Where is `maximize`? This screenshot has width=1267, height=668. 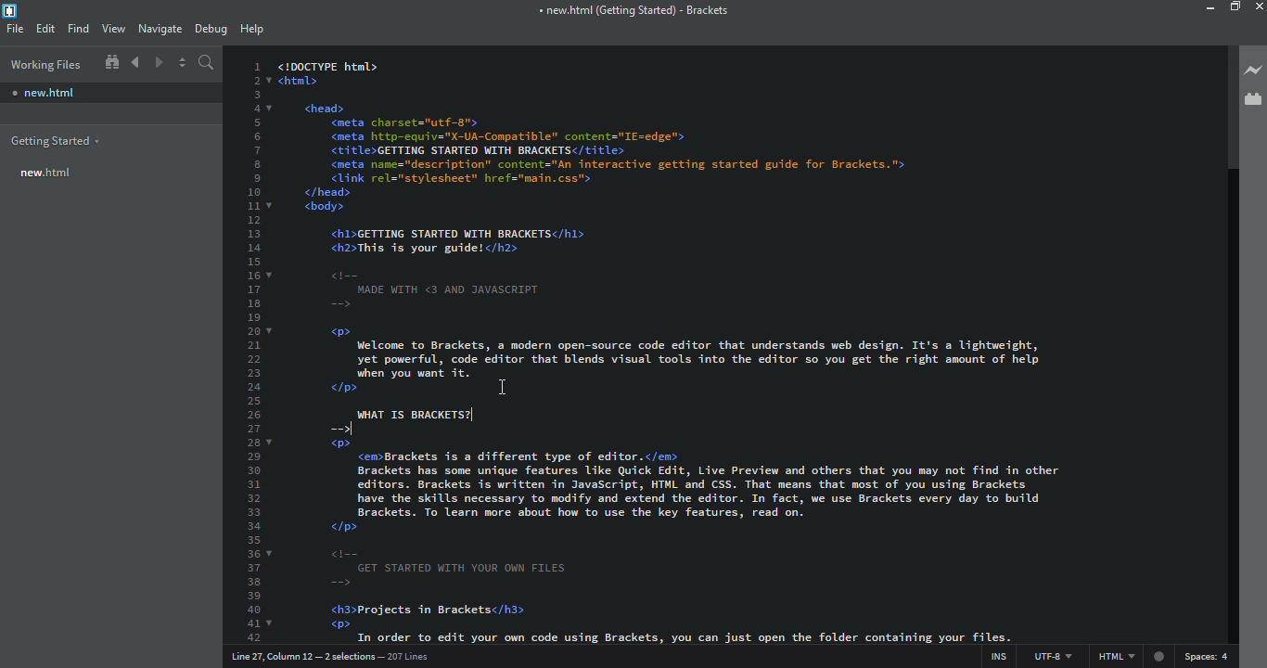
maximize is located at coordinates (1235, 6).